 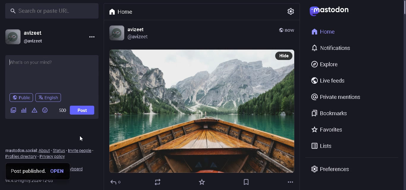 I want to click on favorite, so click(x=201, y=182).